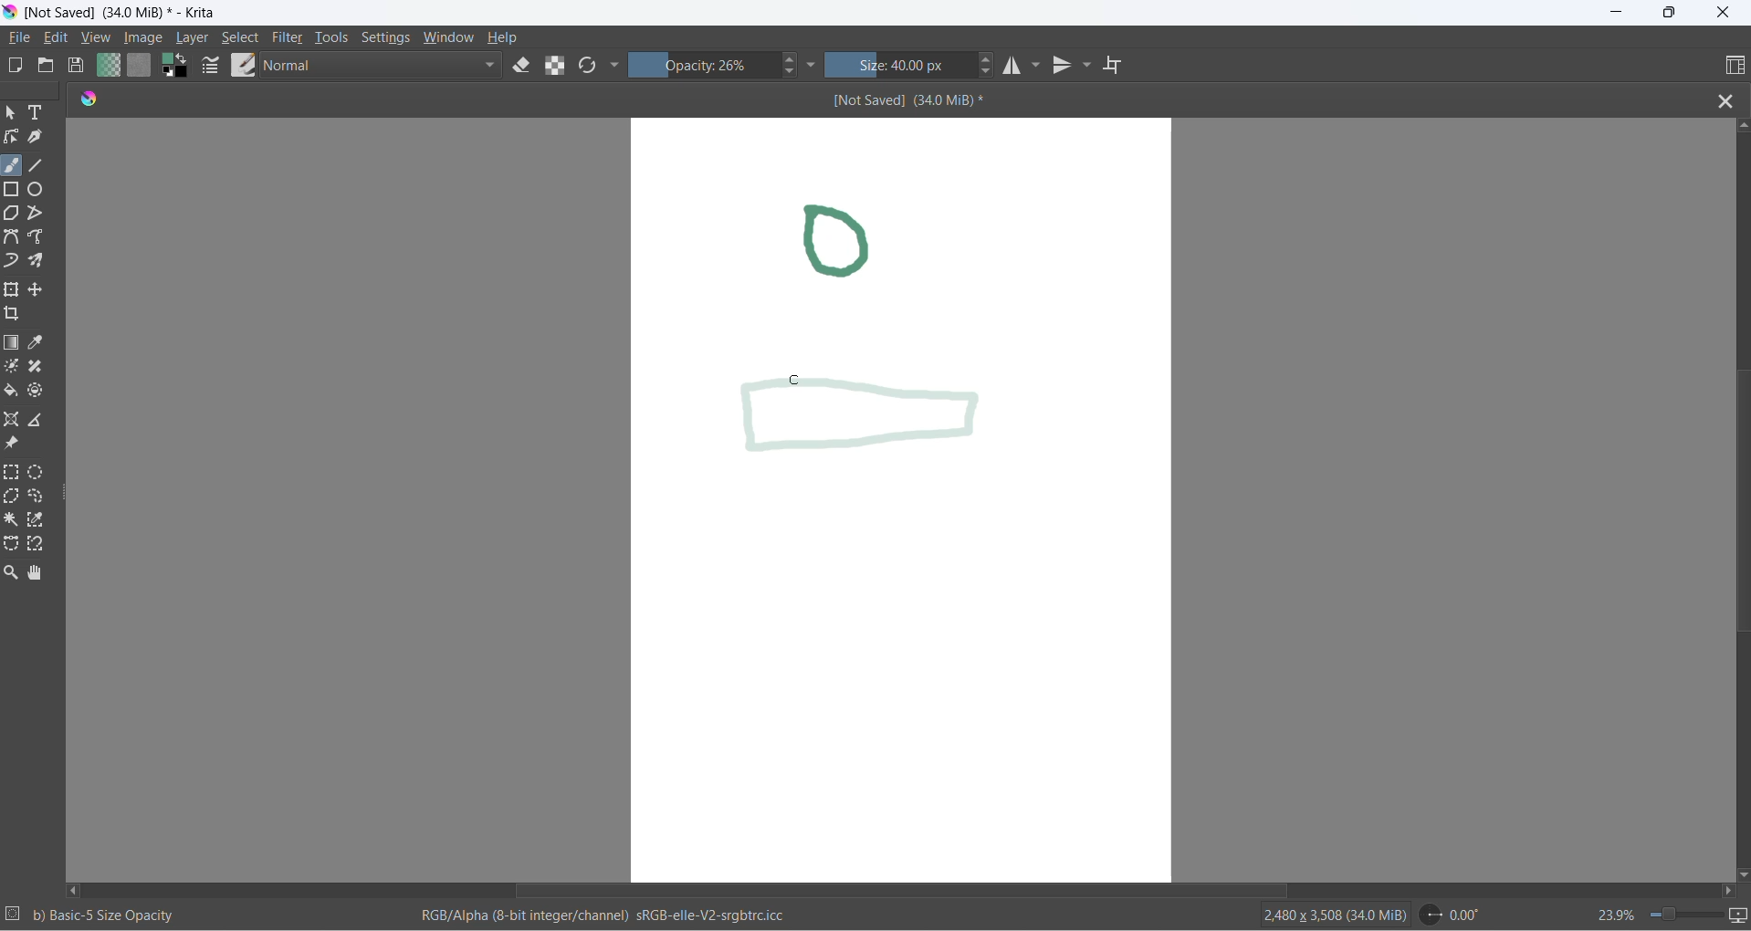 The width and height of the screenshot is (1751, 931). What do you see at coordinates (812, 64) in the screenshot?
I see `more settings dropdown button` at bounding box center [812, 64].